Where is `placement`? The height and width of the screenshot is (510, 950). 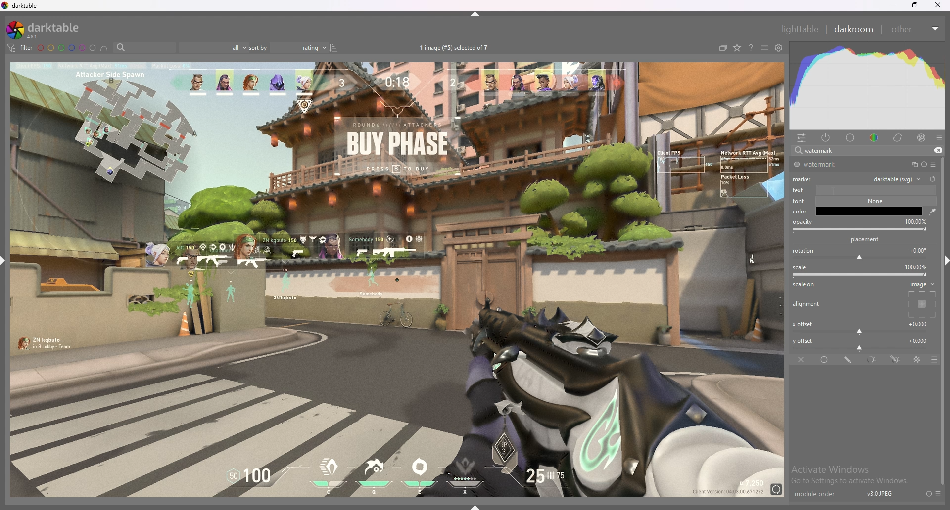
placement is located at coordinates (867, 239).